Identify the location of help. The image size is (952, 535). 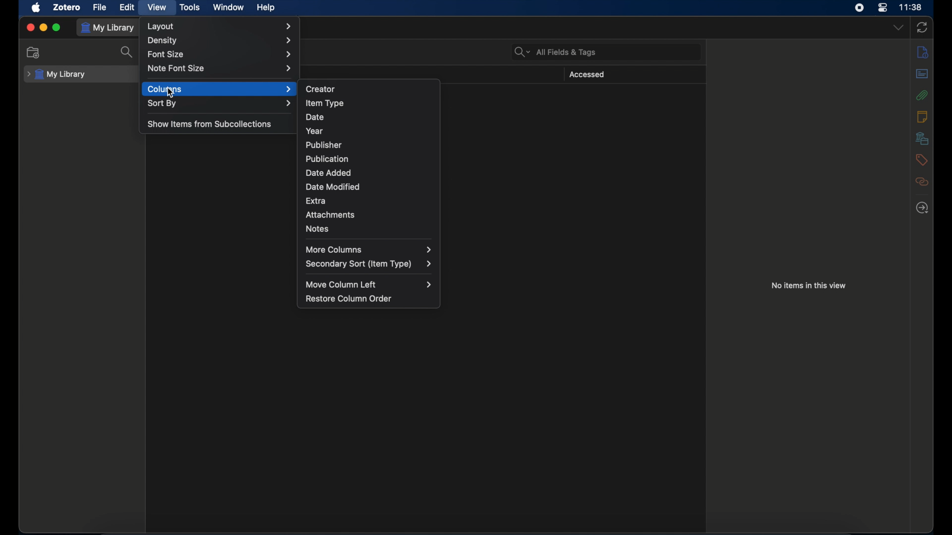
(267, 8).